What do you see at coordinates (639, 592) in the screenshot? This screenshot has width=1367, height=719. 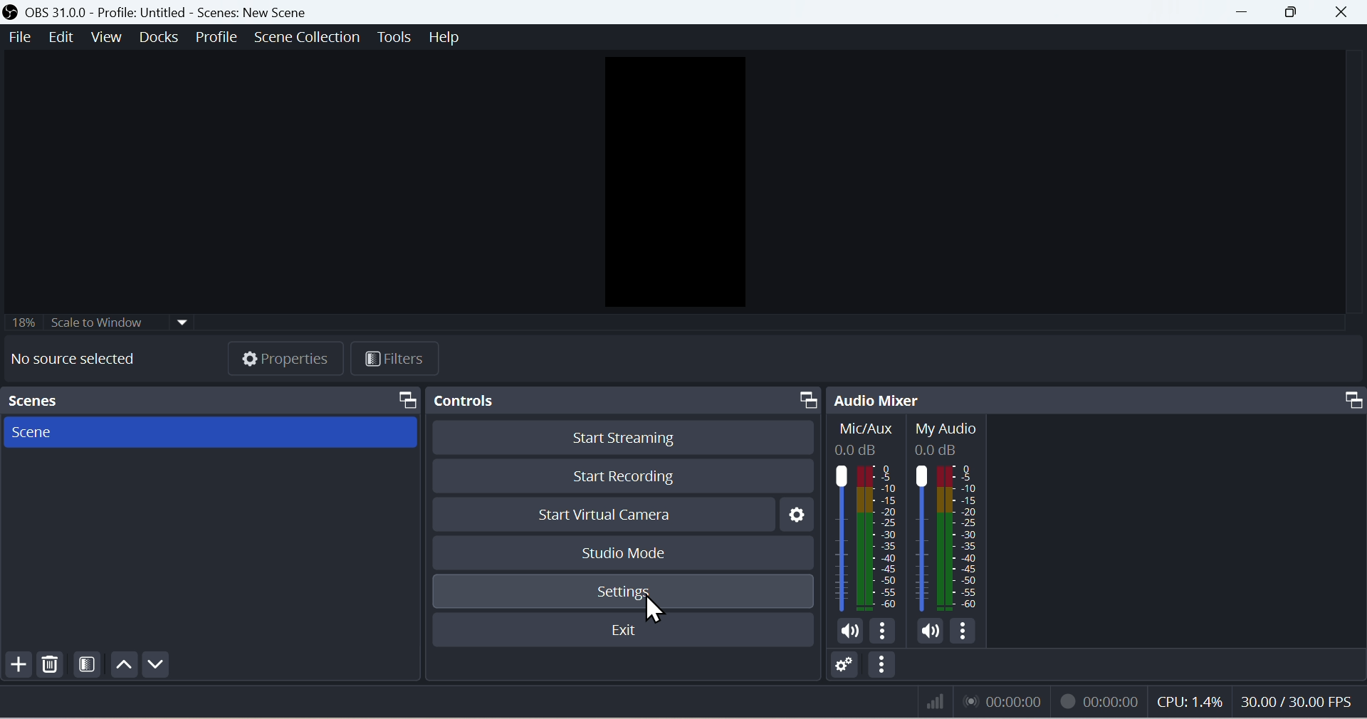 I see `Settings` at bounding box center [639, 592].